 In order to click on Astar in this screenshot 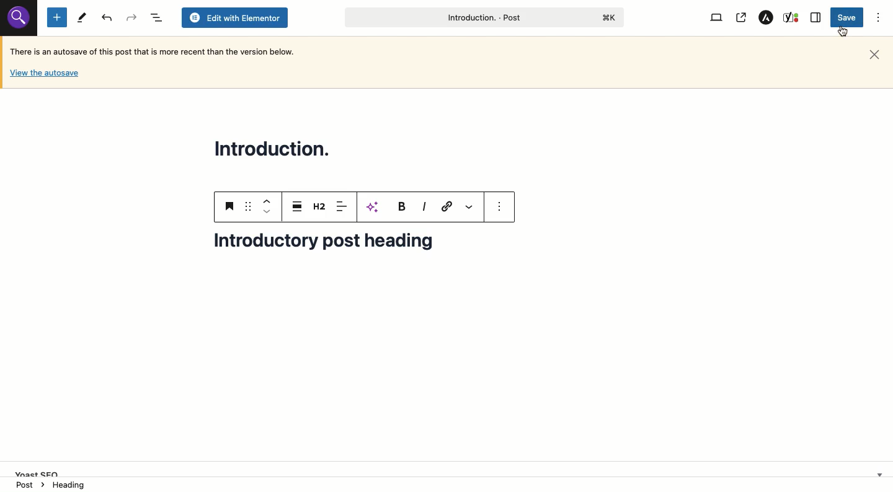, I will do `click(766, 18)`.